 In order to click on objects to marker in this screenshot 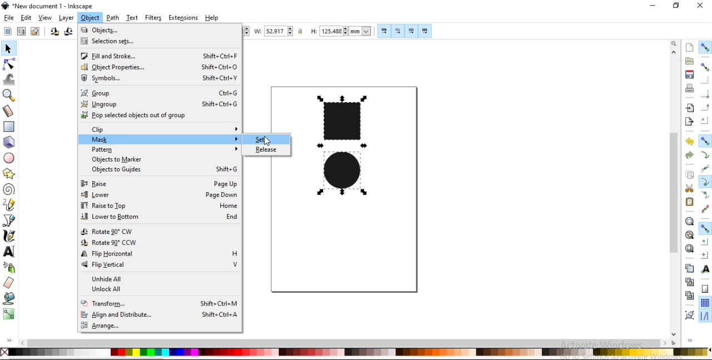, I will do `click(161, 160)`.